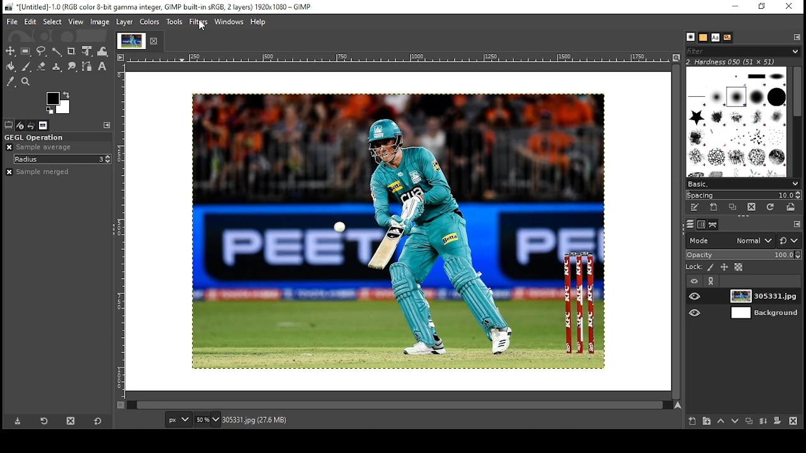 This screenshot has width=806, height=453. I want to click on layer on/off, so click(696, 298).